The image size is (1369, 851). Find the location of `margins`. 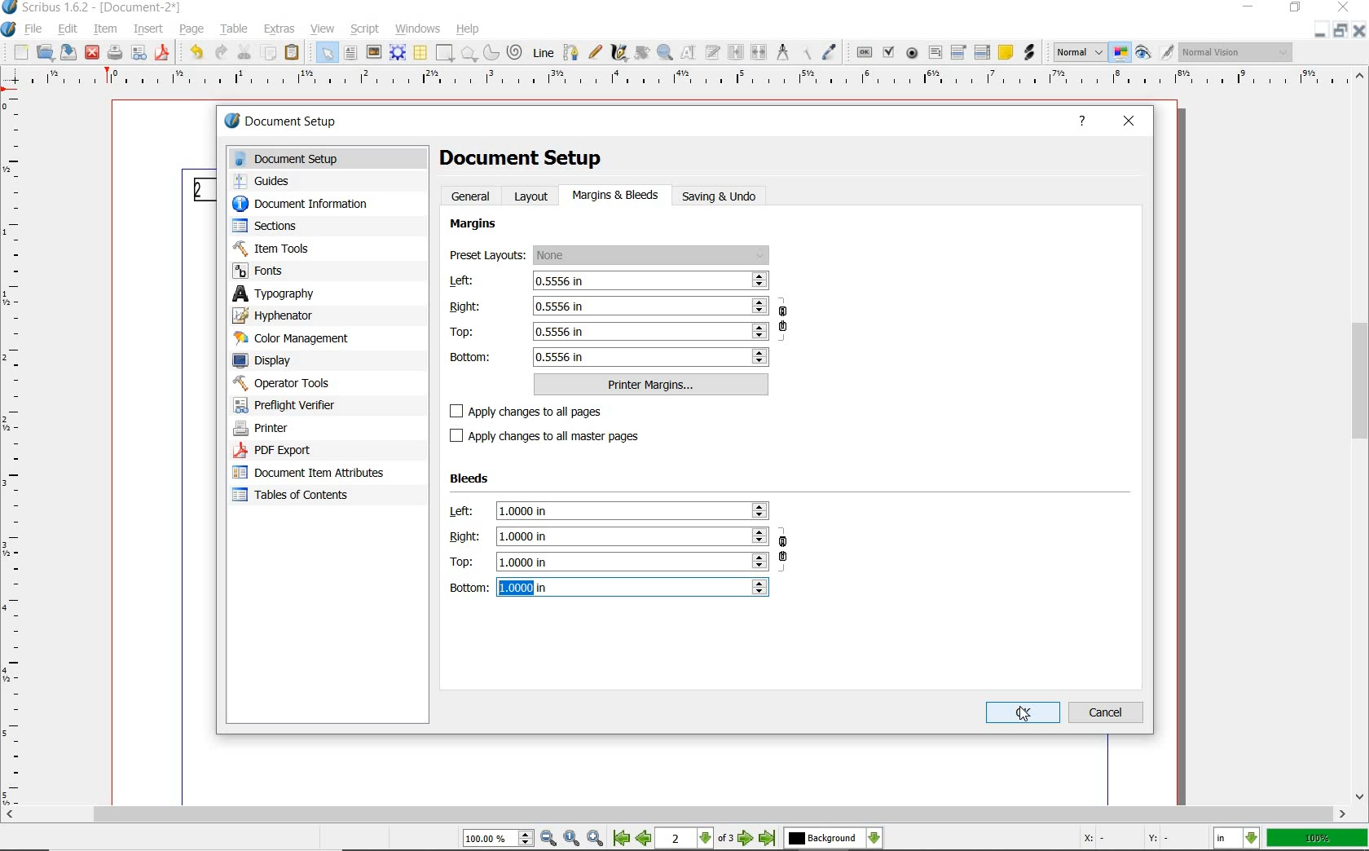

margins is located at coordinates (476, 225).